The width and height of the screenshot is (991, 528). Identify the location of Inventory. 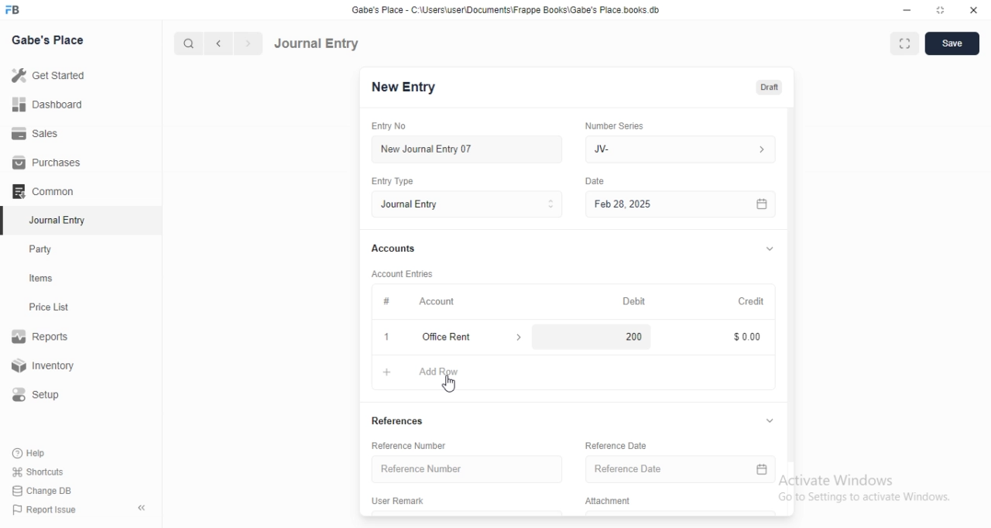
(46, 367).